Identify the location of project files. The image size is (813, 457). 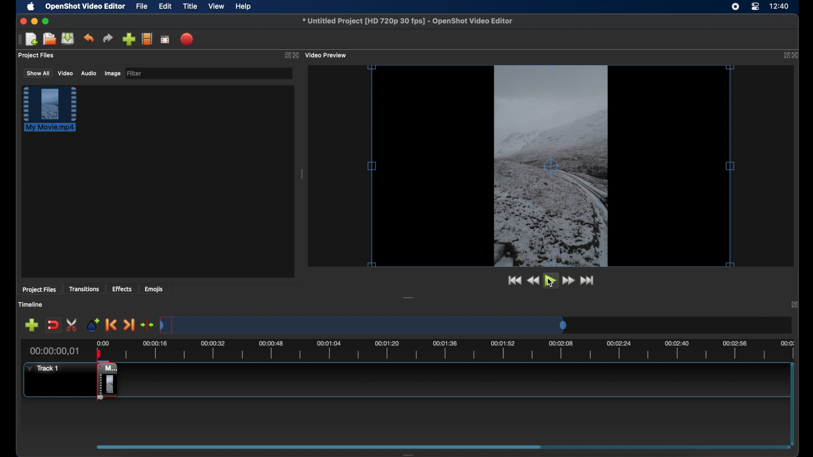
(36, 55).